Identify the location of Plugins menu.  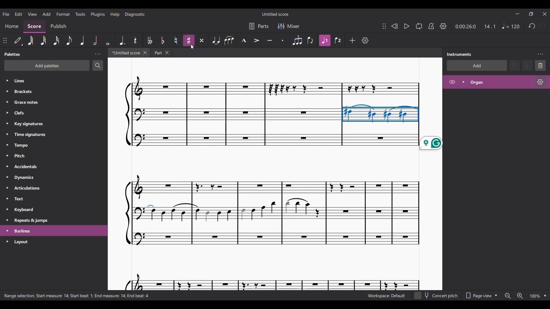
(98, 14).